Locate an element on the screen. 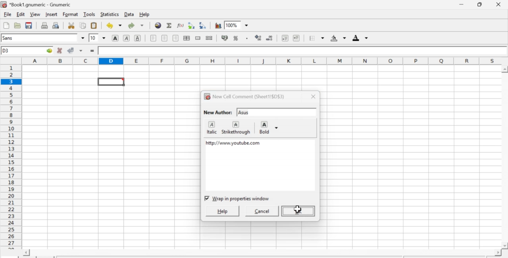 This screenshot has width=508, height=258. strikethrough is located at coordinates (237, 128).